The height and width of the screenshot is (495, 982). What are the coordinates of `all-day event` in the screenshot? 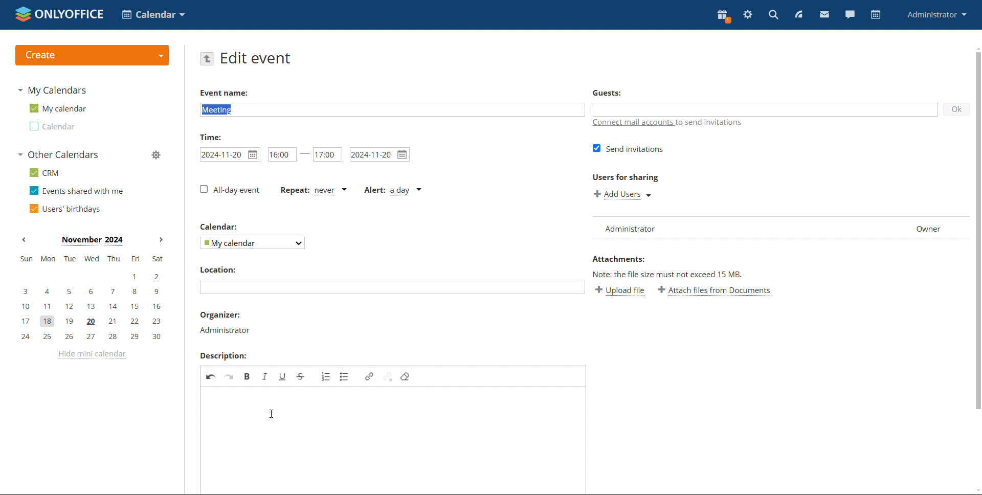 It's located at (230, 190).